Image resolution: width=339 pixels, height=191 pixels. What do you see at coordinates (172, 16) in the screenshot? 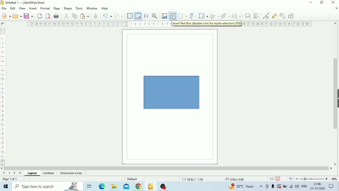
I see `Insert Text Box` at bounding box center [172, 16].